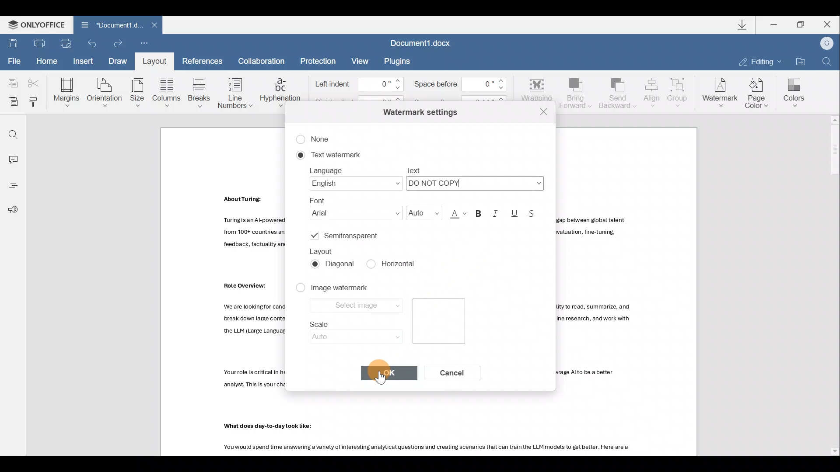 The height and width of the screenshot is (472, 840). What do you see at coordinates (680, 90) in the screenshot?
I see `Group` at bounding box center [680, 90].